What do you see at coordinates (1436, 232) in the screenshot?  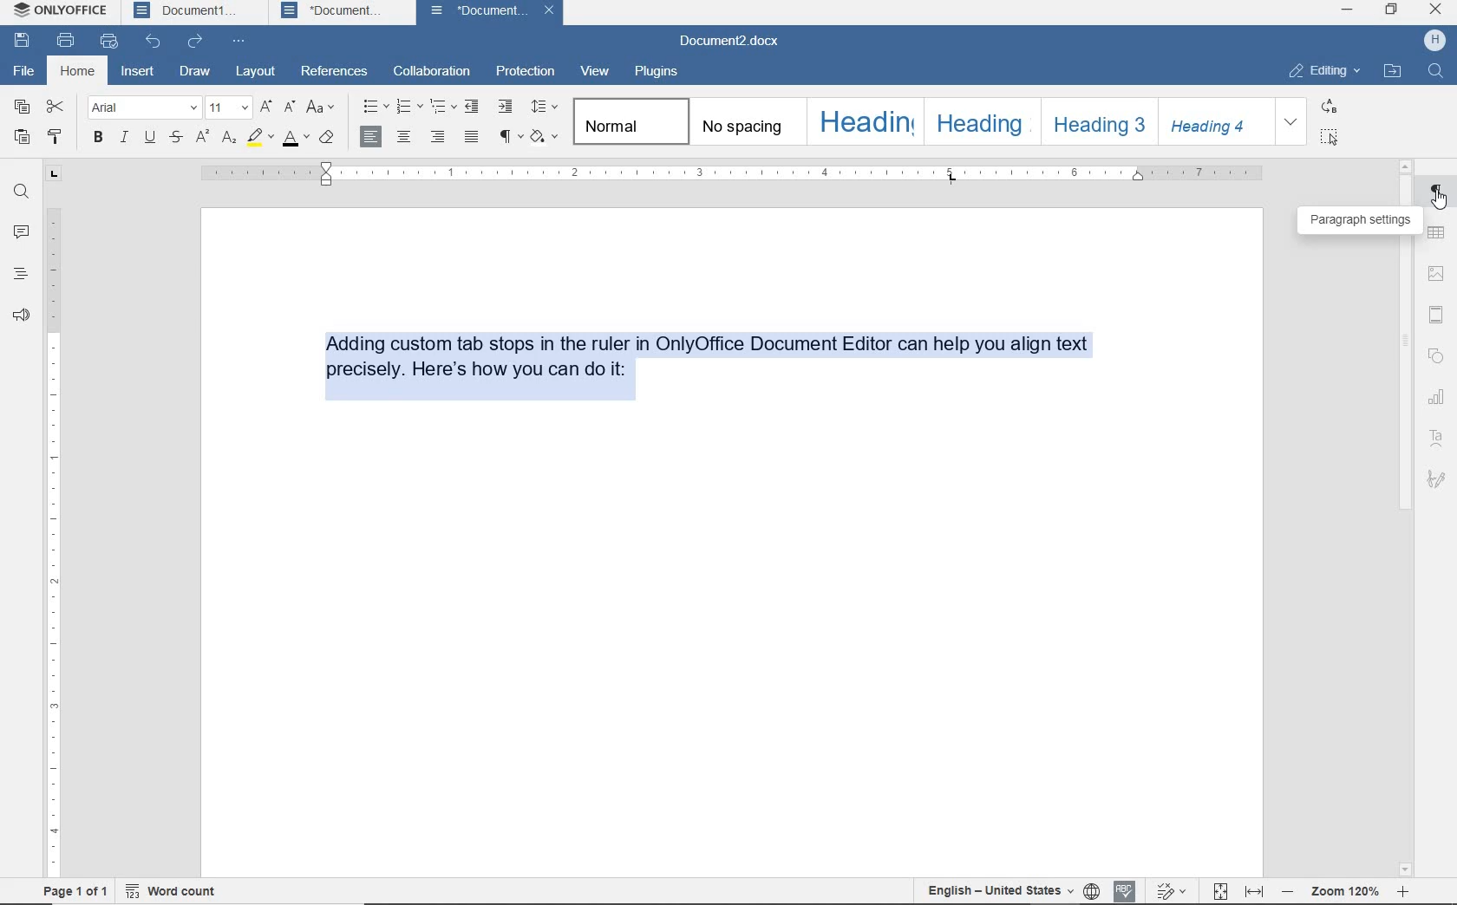 I see `table` at bounding box center [1436, 232].